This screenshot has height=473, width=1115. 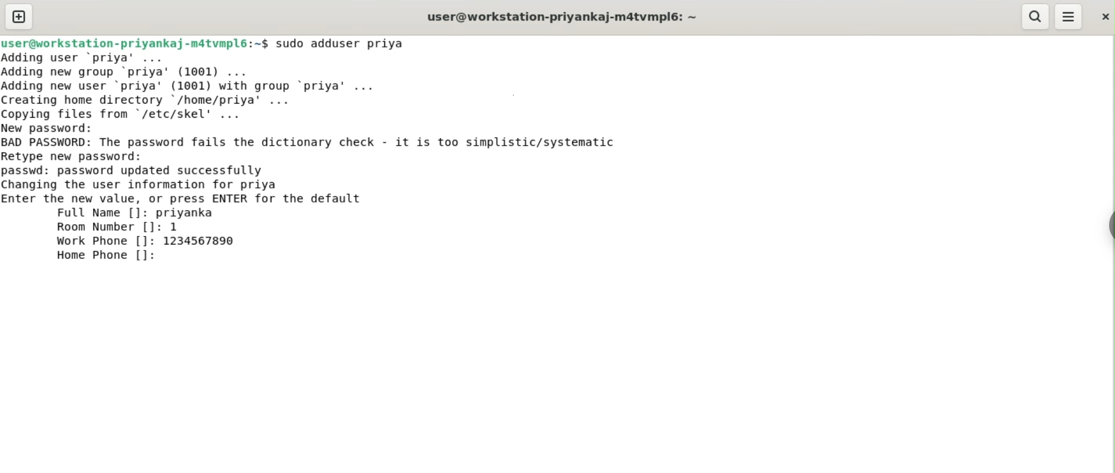 What do you see at coordinates (1034, 16) in the screenshot?
I see `search` at bounding box center [1034, 16].